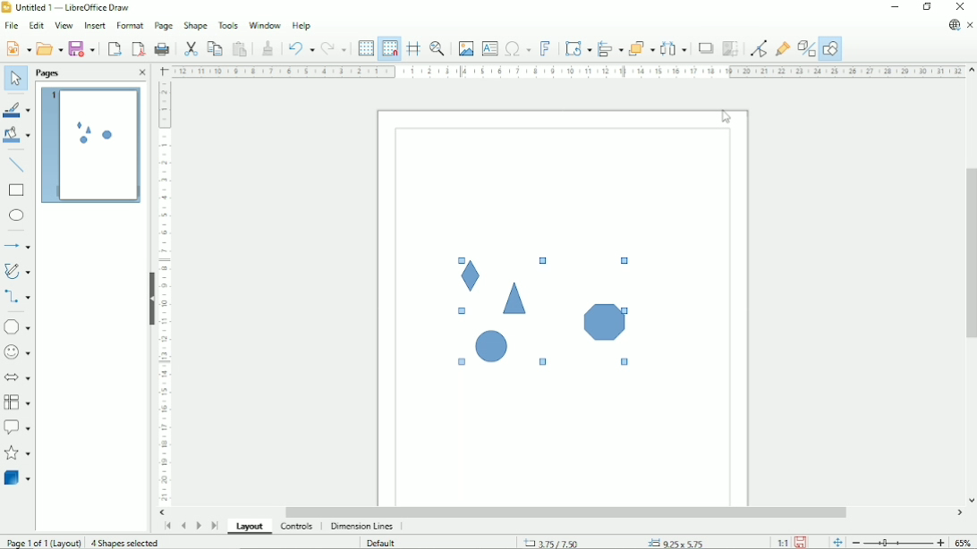  I want to click on Basic shapes, so click(20, 326).